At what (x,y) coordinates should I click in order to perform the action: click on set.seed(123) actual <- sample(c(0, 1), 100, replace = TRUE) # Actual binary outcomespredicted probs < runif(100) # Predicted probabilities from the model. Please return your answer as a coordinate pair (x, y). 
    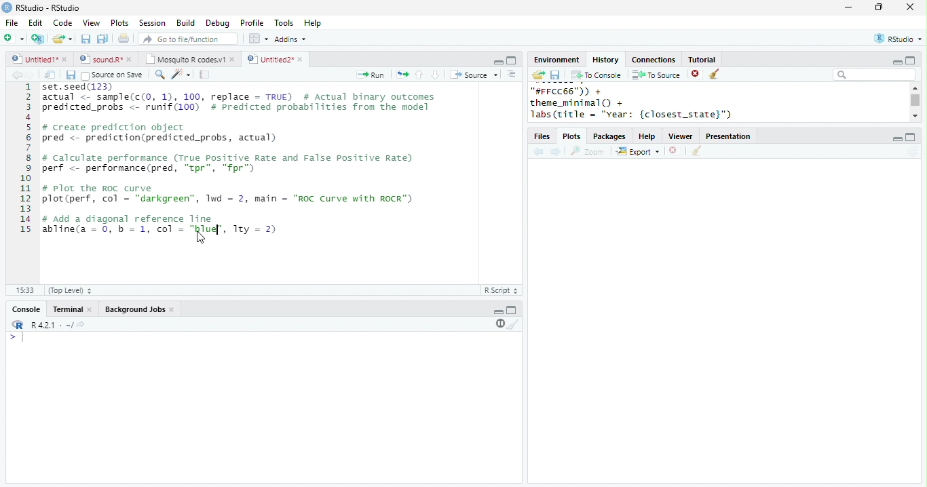
    Looking at the image, I should click on (241, 100).